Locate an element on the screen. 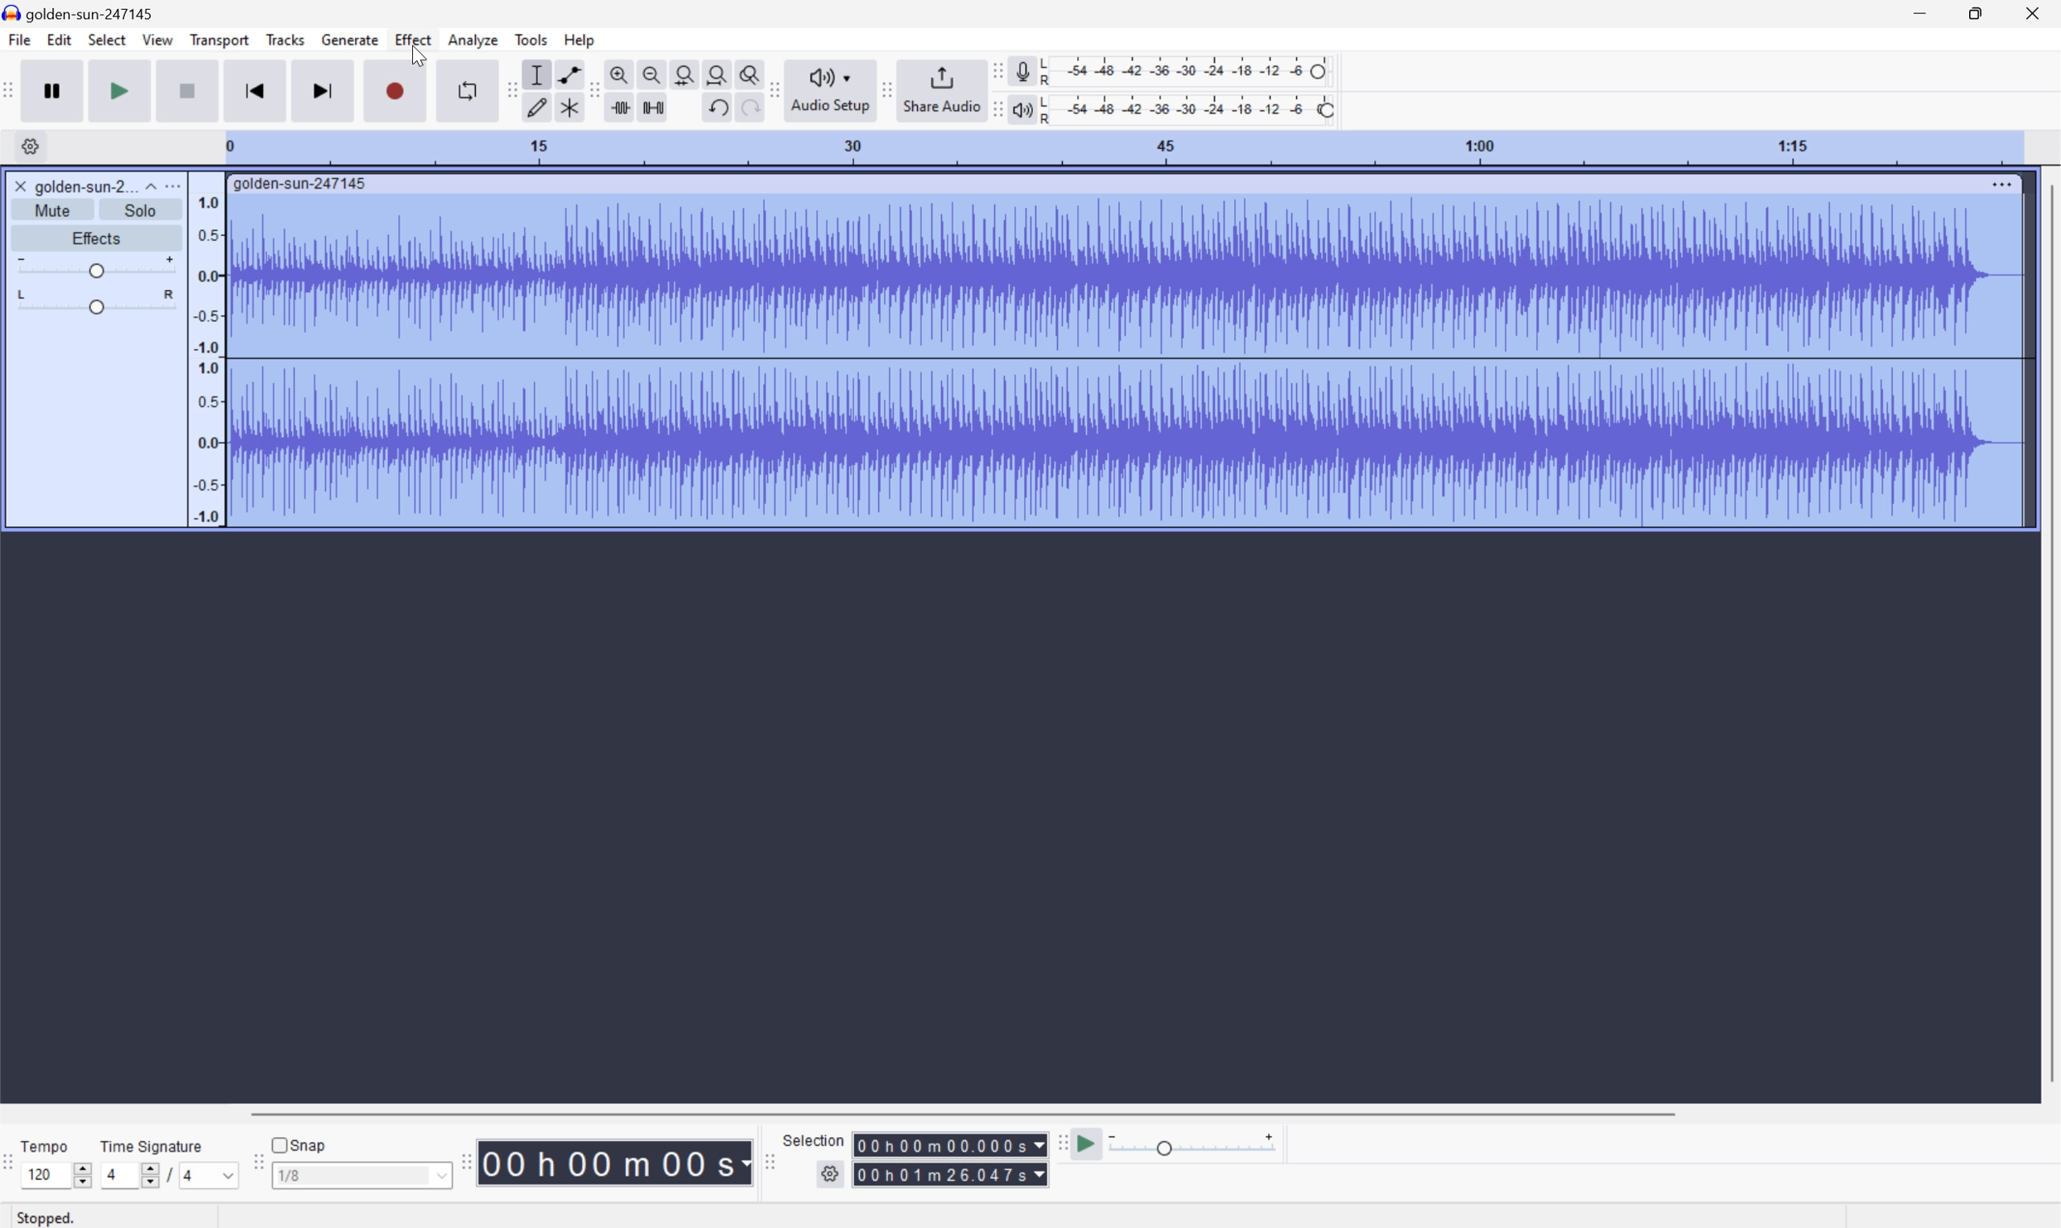  Zoom toggle is located at coordinates (746, 74).